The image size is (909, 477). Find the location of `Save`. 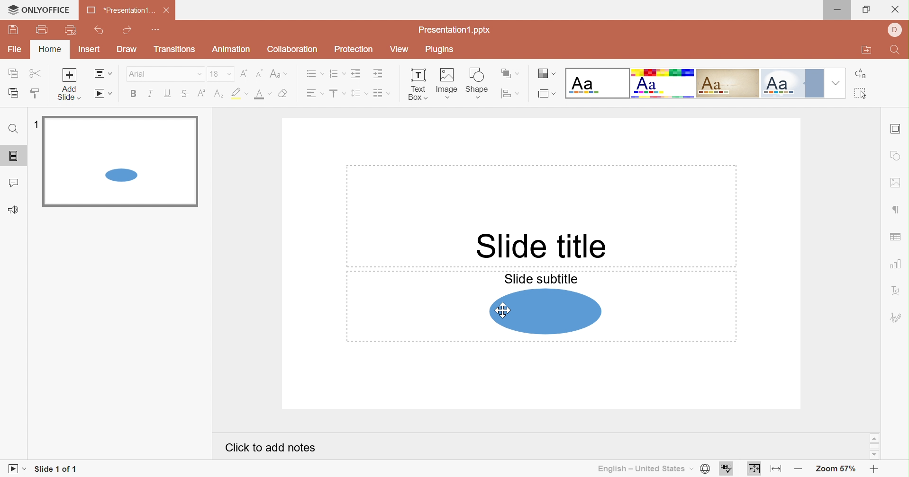

Save is located at coordinates (14, 31).